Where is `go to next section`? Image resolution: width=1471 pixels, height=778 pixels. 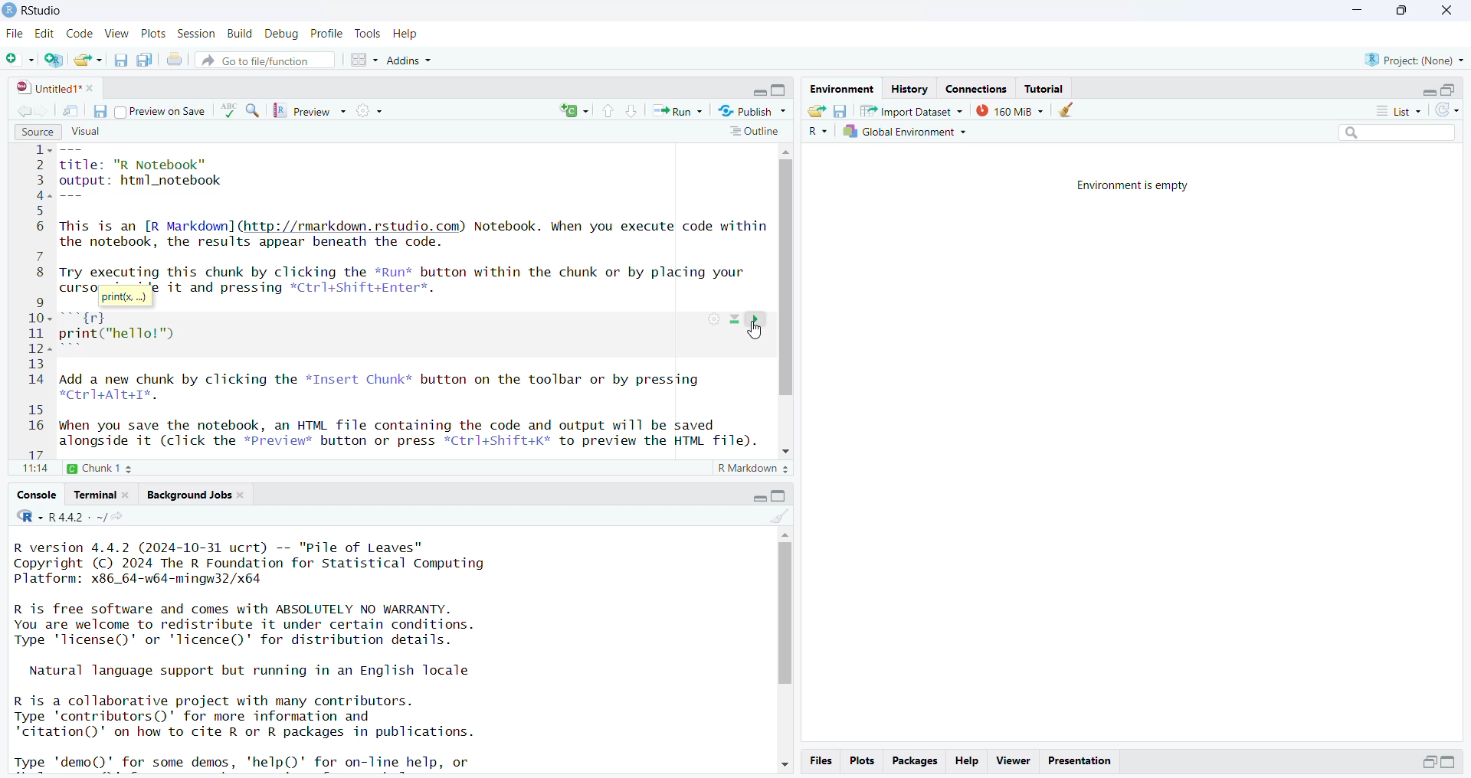 go to next section is located at coordinates (634, 113).